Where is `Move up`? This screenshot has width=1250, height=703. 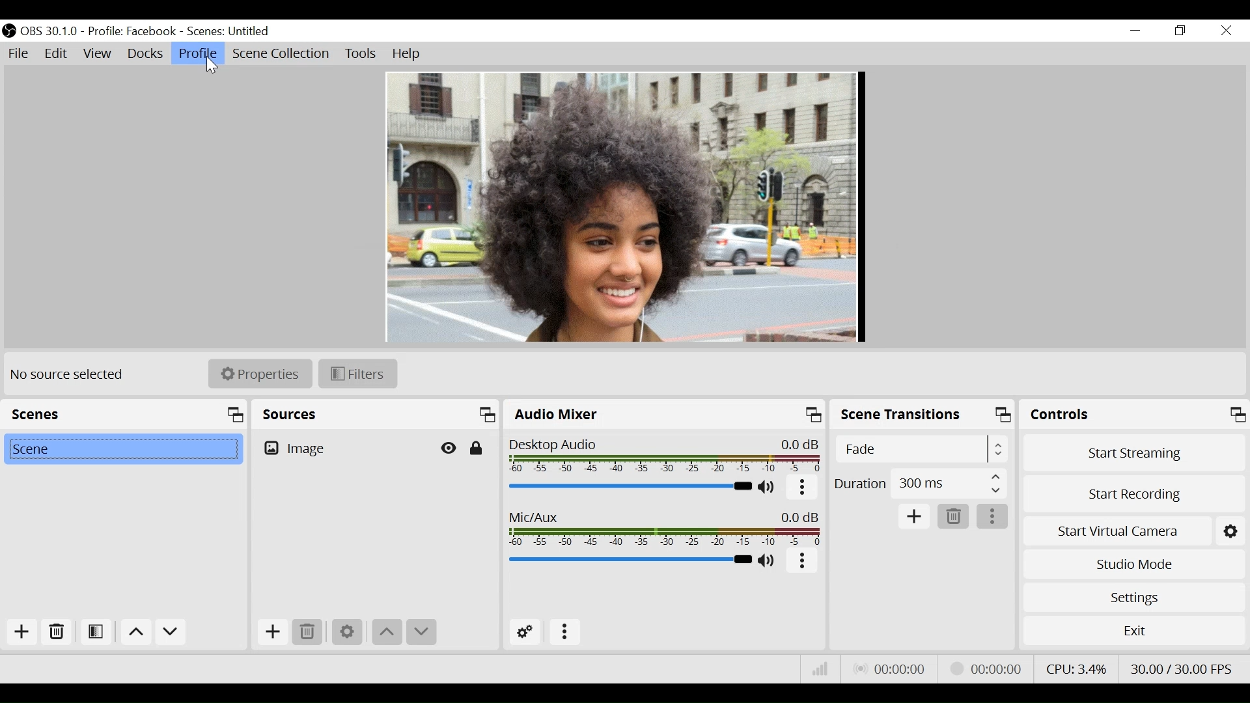
Move up is located at coordinates (386, 632).